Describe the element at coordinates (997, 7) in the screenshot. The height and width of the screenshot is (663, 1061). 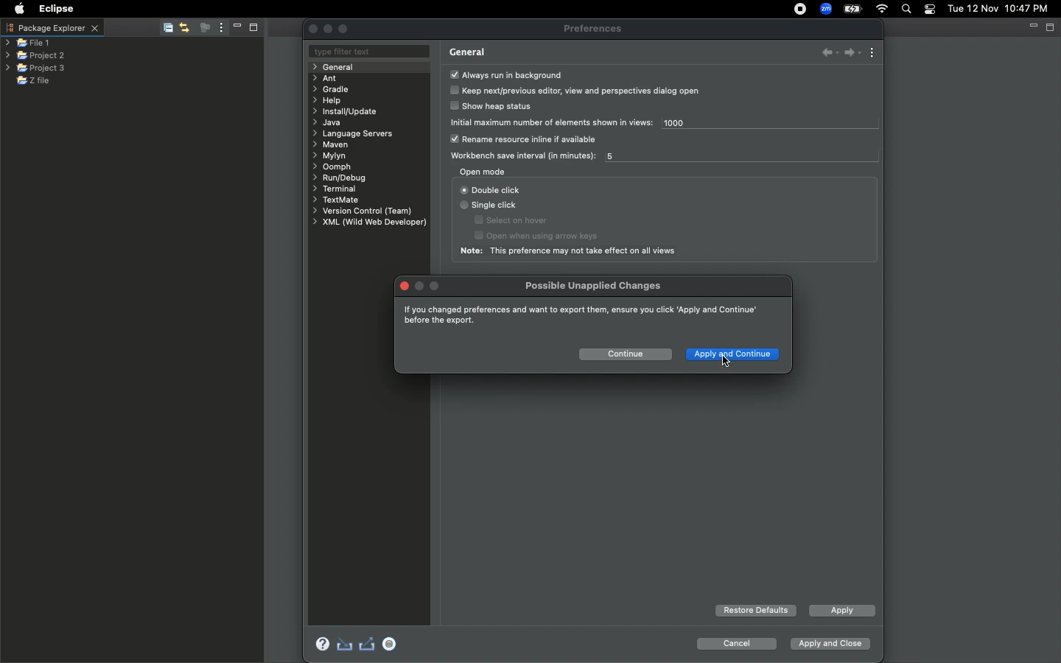
I see `tue 12 nov 10:47 pm ` at that location.